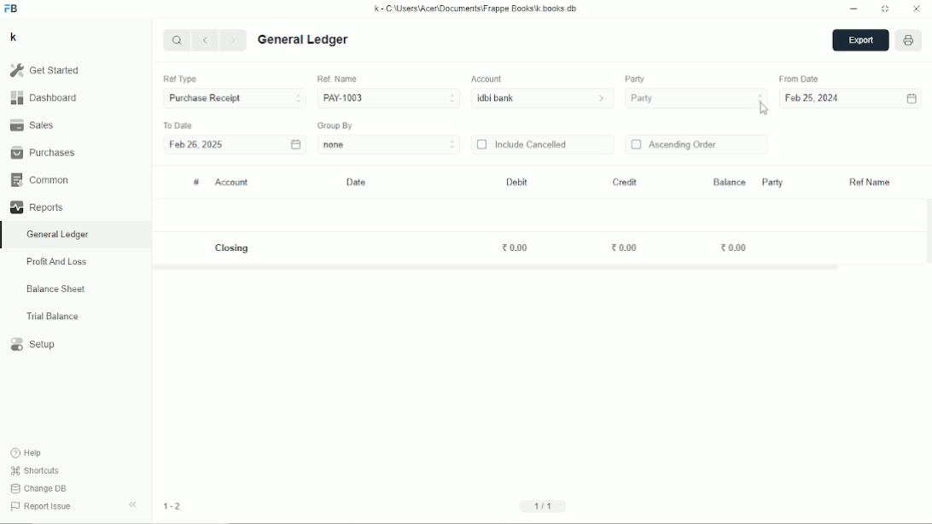  What do you see at coordinates (304, 40) in the screenshot?
I see `General ledger` at bounding box center [304, 40].